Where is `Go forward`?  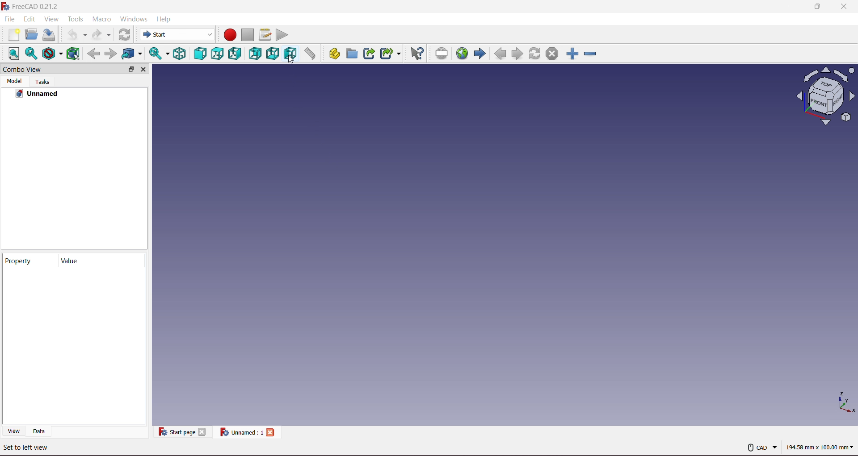 Go forward is located at coordinates (111, 54).